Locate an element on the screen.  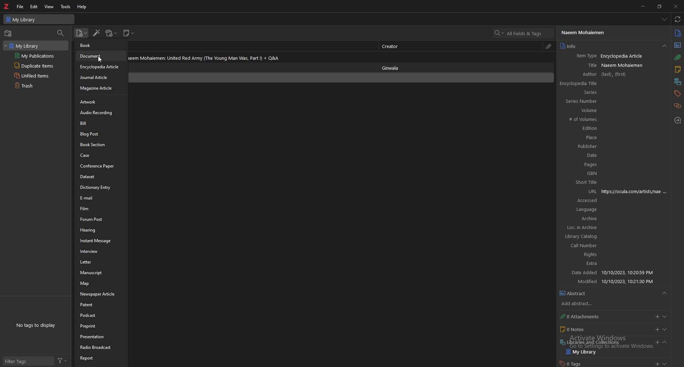
encyclopedia title is located at coordinates (579, 84).